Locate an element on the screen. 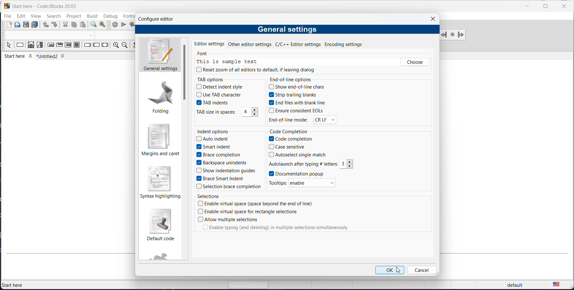  dropdown is located at coordinates (91, 36).